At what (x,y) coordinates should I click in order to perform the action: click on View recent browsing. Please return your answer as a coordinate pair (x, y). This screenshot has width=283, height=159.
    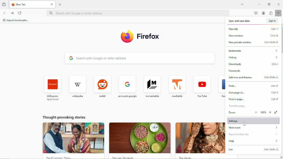
    Looking at the image, I should click on (4, 5).